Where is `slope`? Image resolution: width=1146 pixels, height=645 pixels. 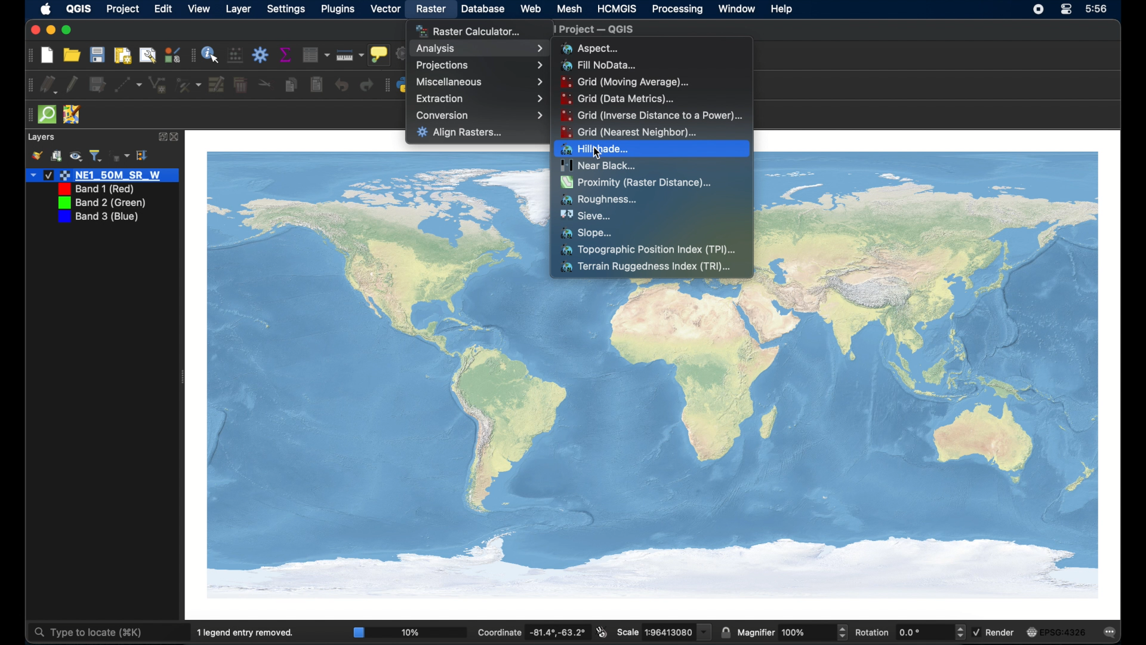
slope is located at coordinates (589, 233).